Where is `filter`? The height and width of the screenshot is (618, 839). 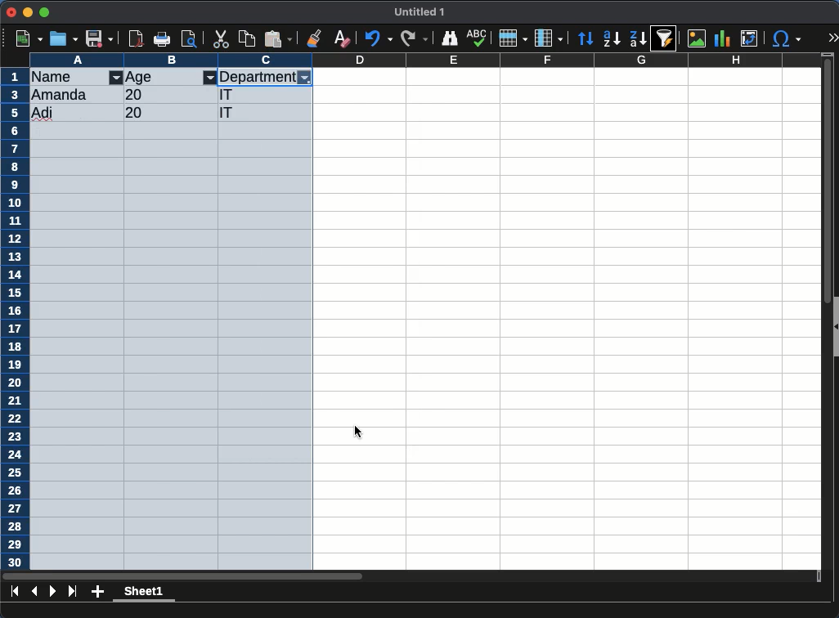
filter is located at coordinates (116, 78).